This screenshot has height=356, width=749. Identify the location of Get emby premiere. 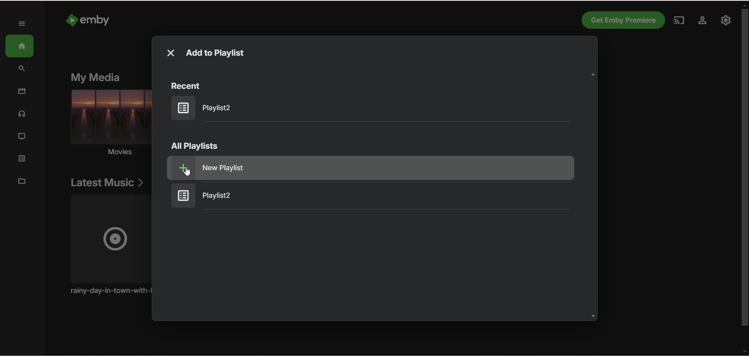
(622, 20).